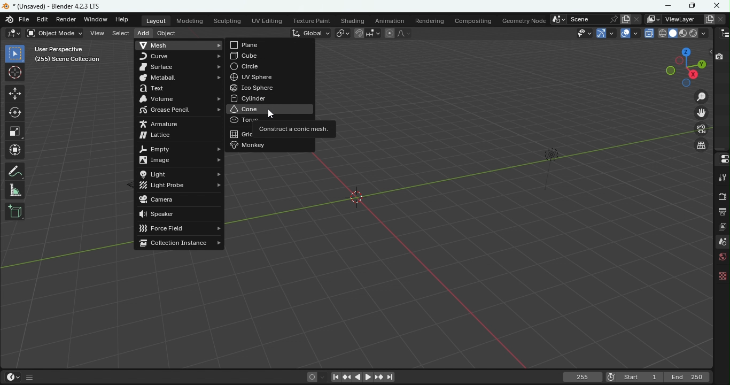  Describe the element at coordinates (270, 110) in the screenshot. I see `Cone` at that location.